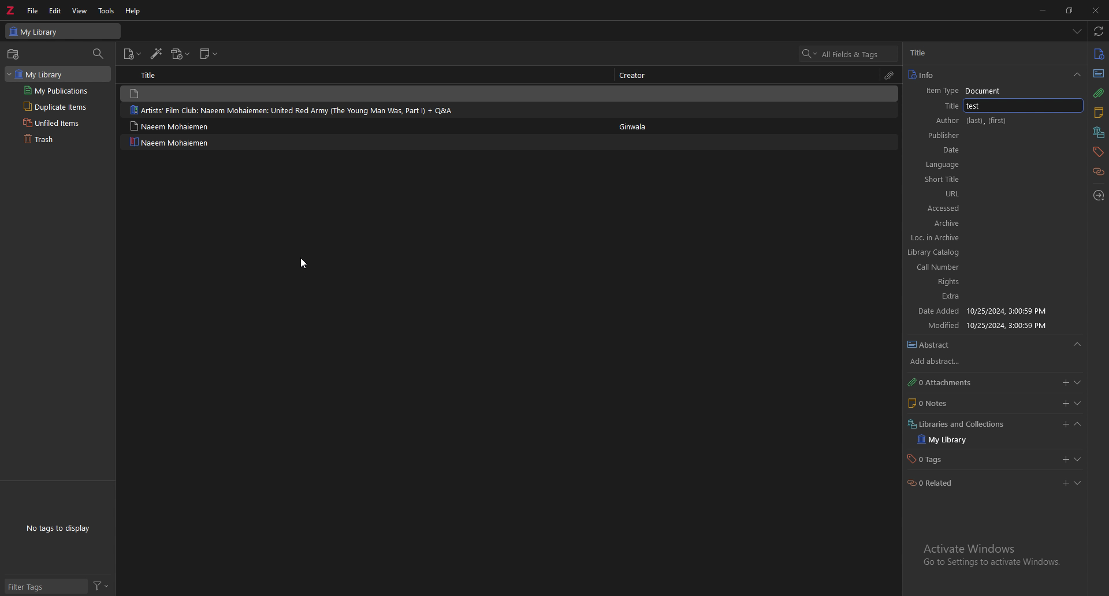 Image resolution: width=1109 pixels, height=596 pixels. What do you see at coordinates (940, 384) in the screenshot?
I see `library catalog` at bounding box center [940, 384].